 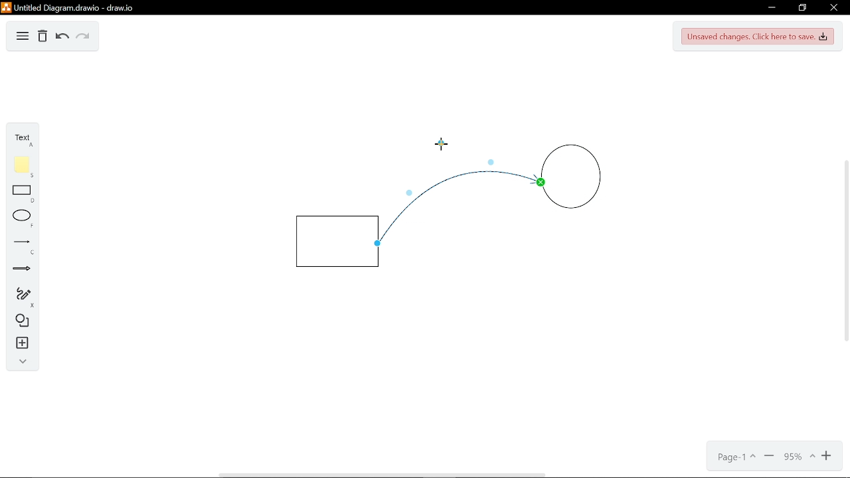 I want to click on Insert, so click(x=19, y=343).